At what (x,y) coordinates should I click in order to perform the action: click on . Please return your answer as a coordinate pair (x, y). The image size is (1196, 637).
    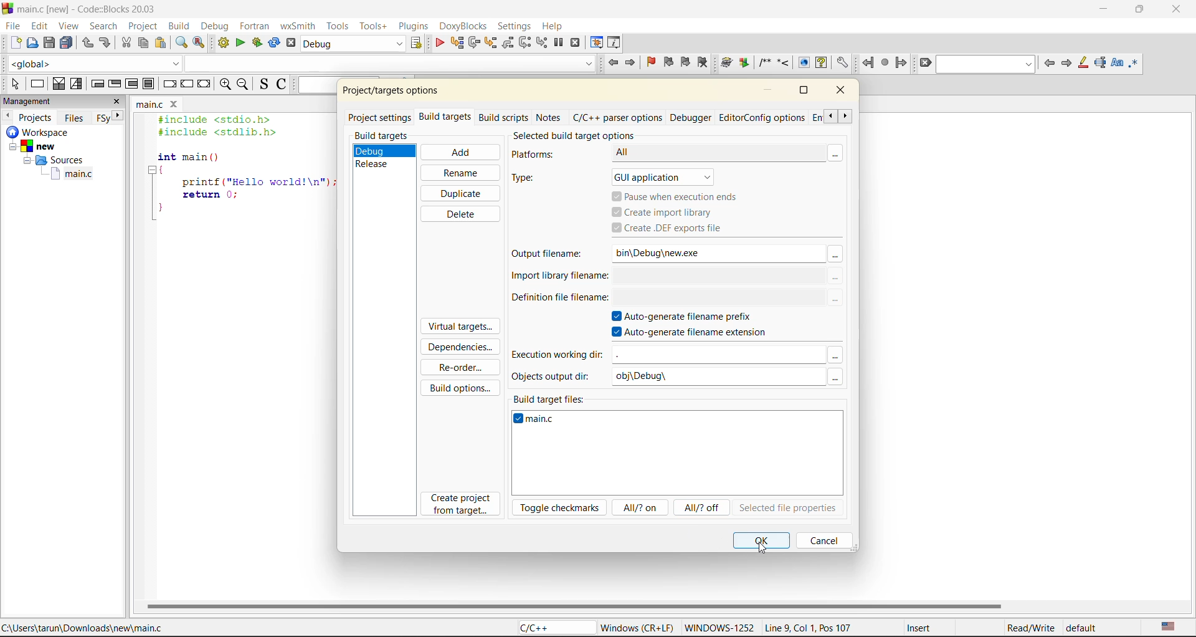
    Looking at the image, I should click on (835, 254).